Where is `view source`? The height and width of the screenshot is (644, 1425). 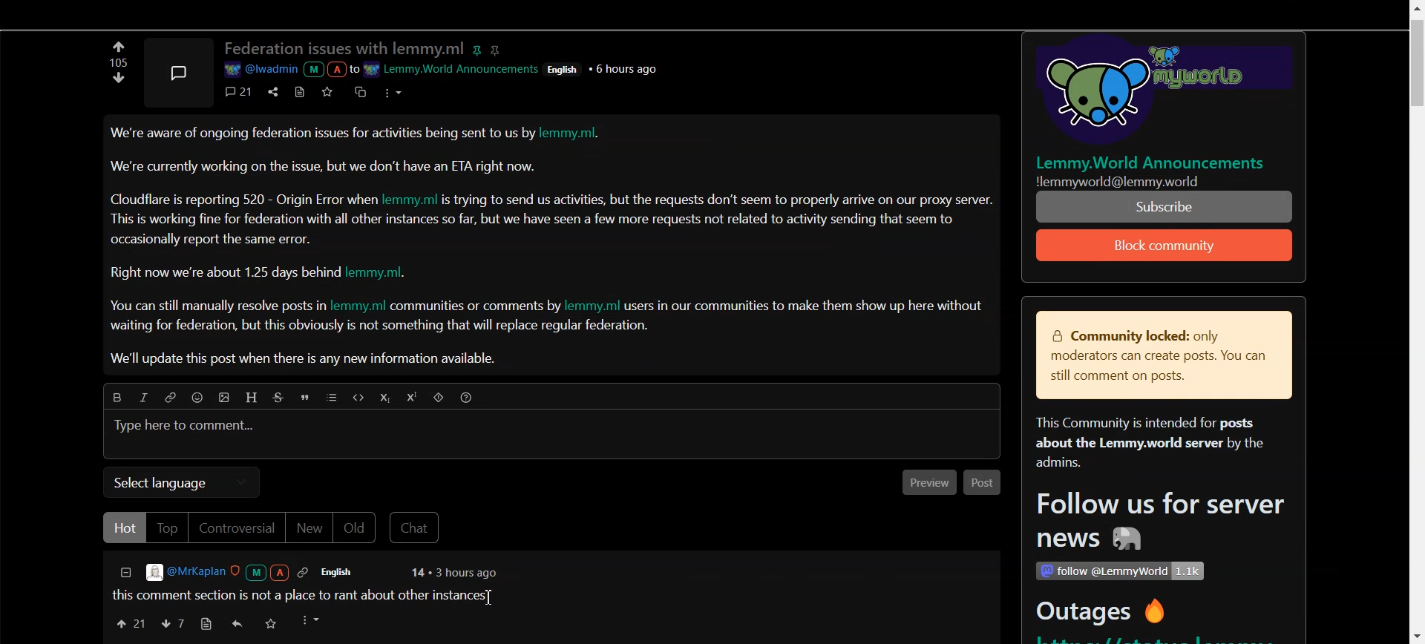
view source is located at coordinates (206, 624).